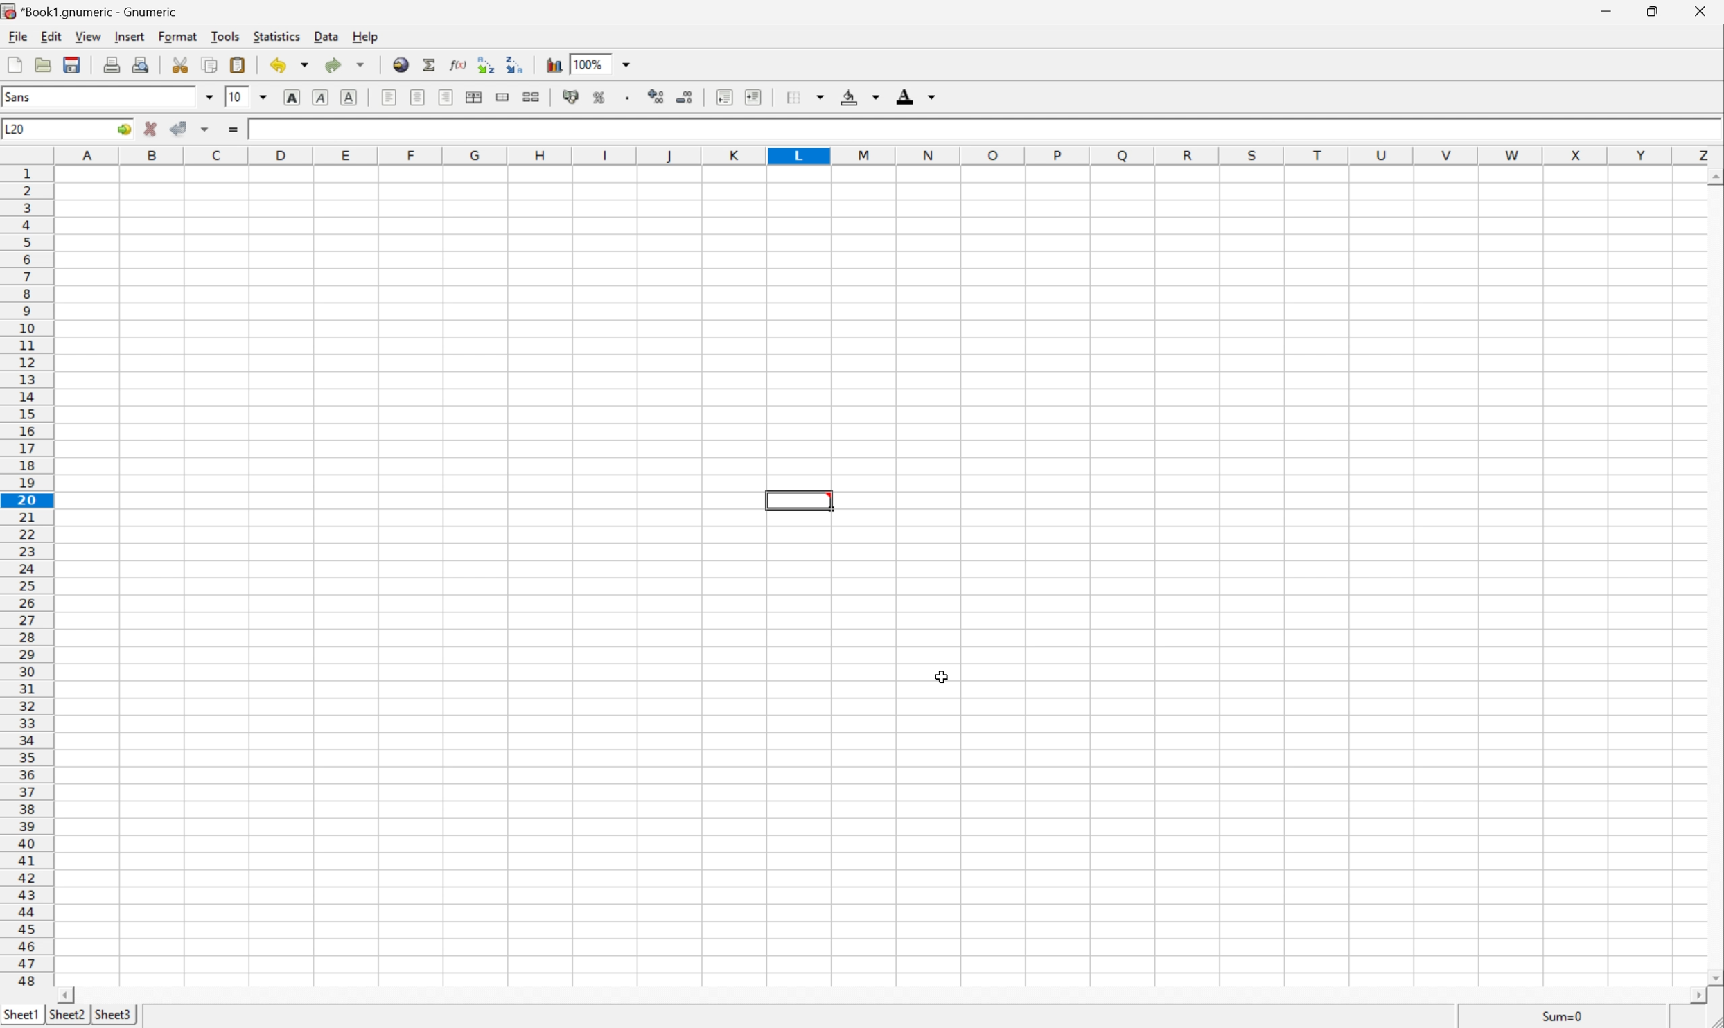 The width and height of the screenshot is (1724, 1028). What do you see at coordinates (1559, 1017) in the screenshot?
I see `Sum=0` at bounding box center [1559, 1017].